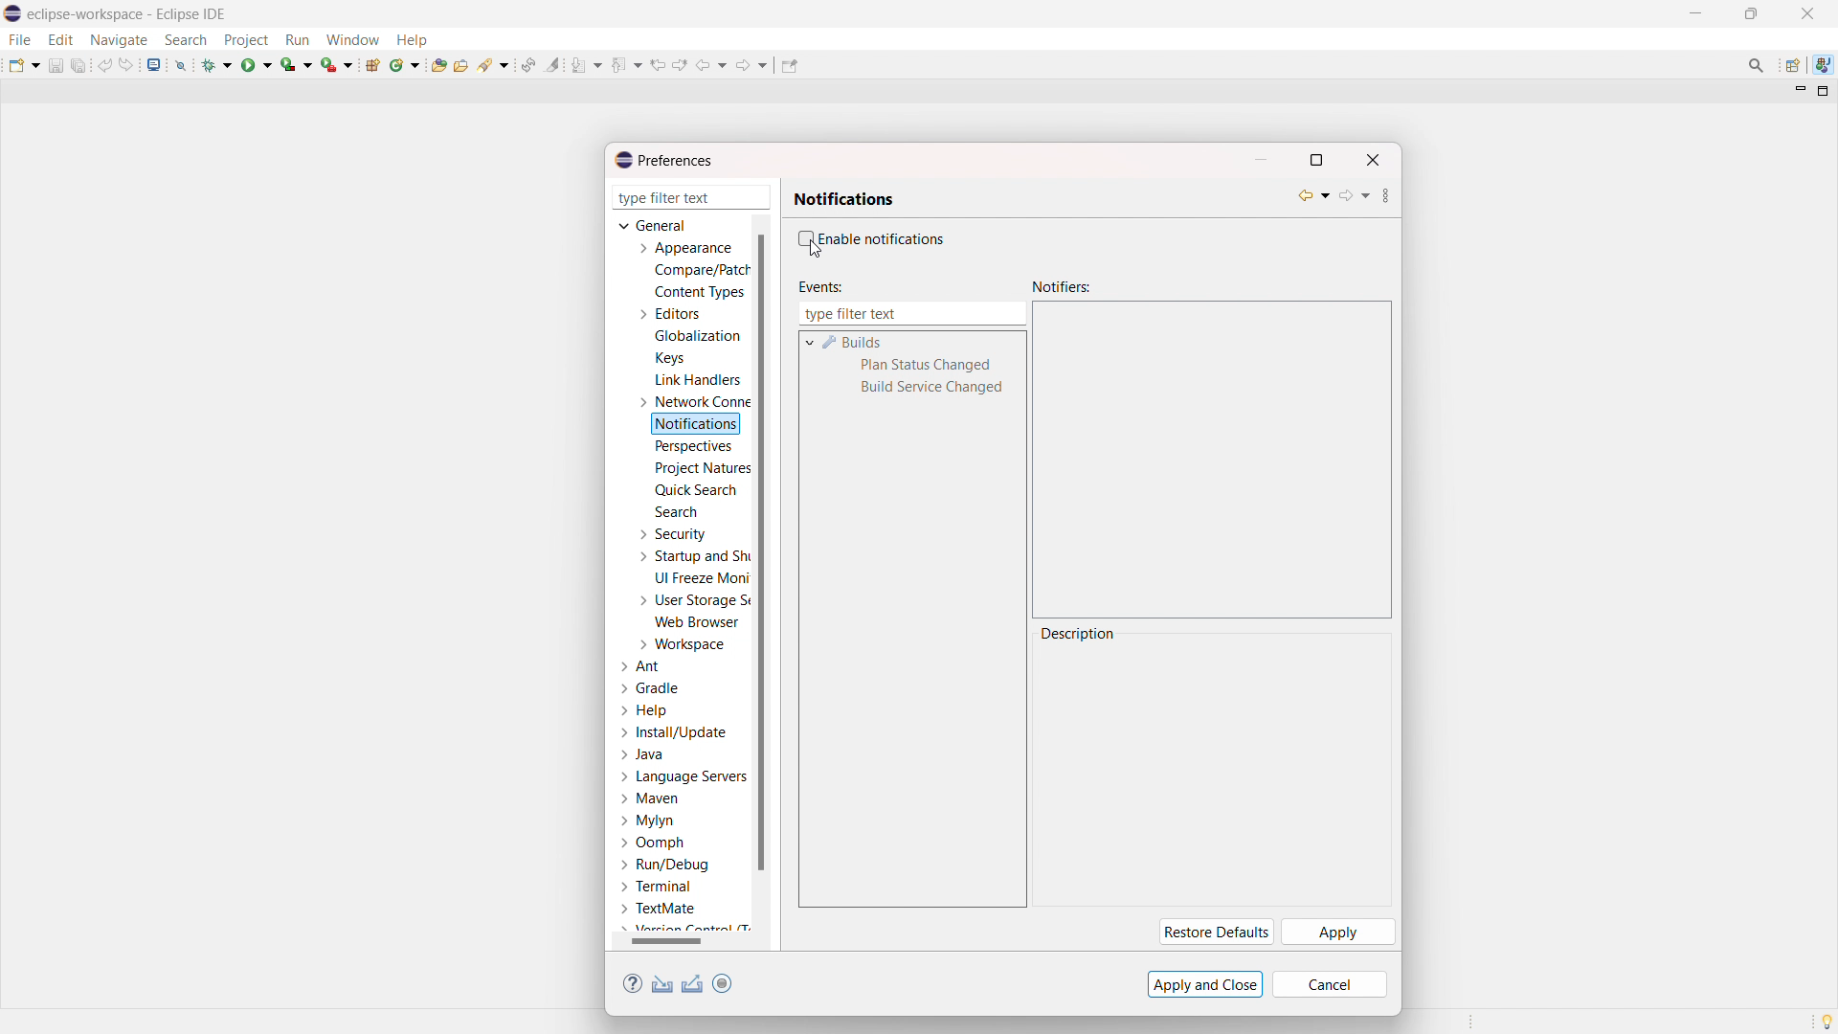 This screenshot has width=1838, height=1034. I want to click on new java class, so click(406, 64).